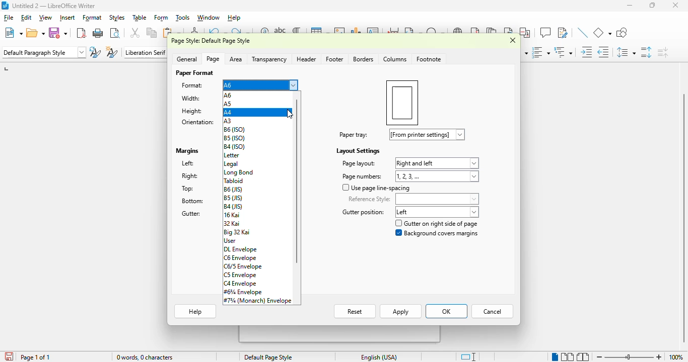 This screenshot has height=362, width=688. What do you see at coordinates (116, 33) in the screenshot?
I see `toggle print preview` at bounding box center [116, 33].